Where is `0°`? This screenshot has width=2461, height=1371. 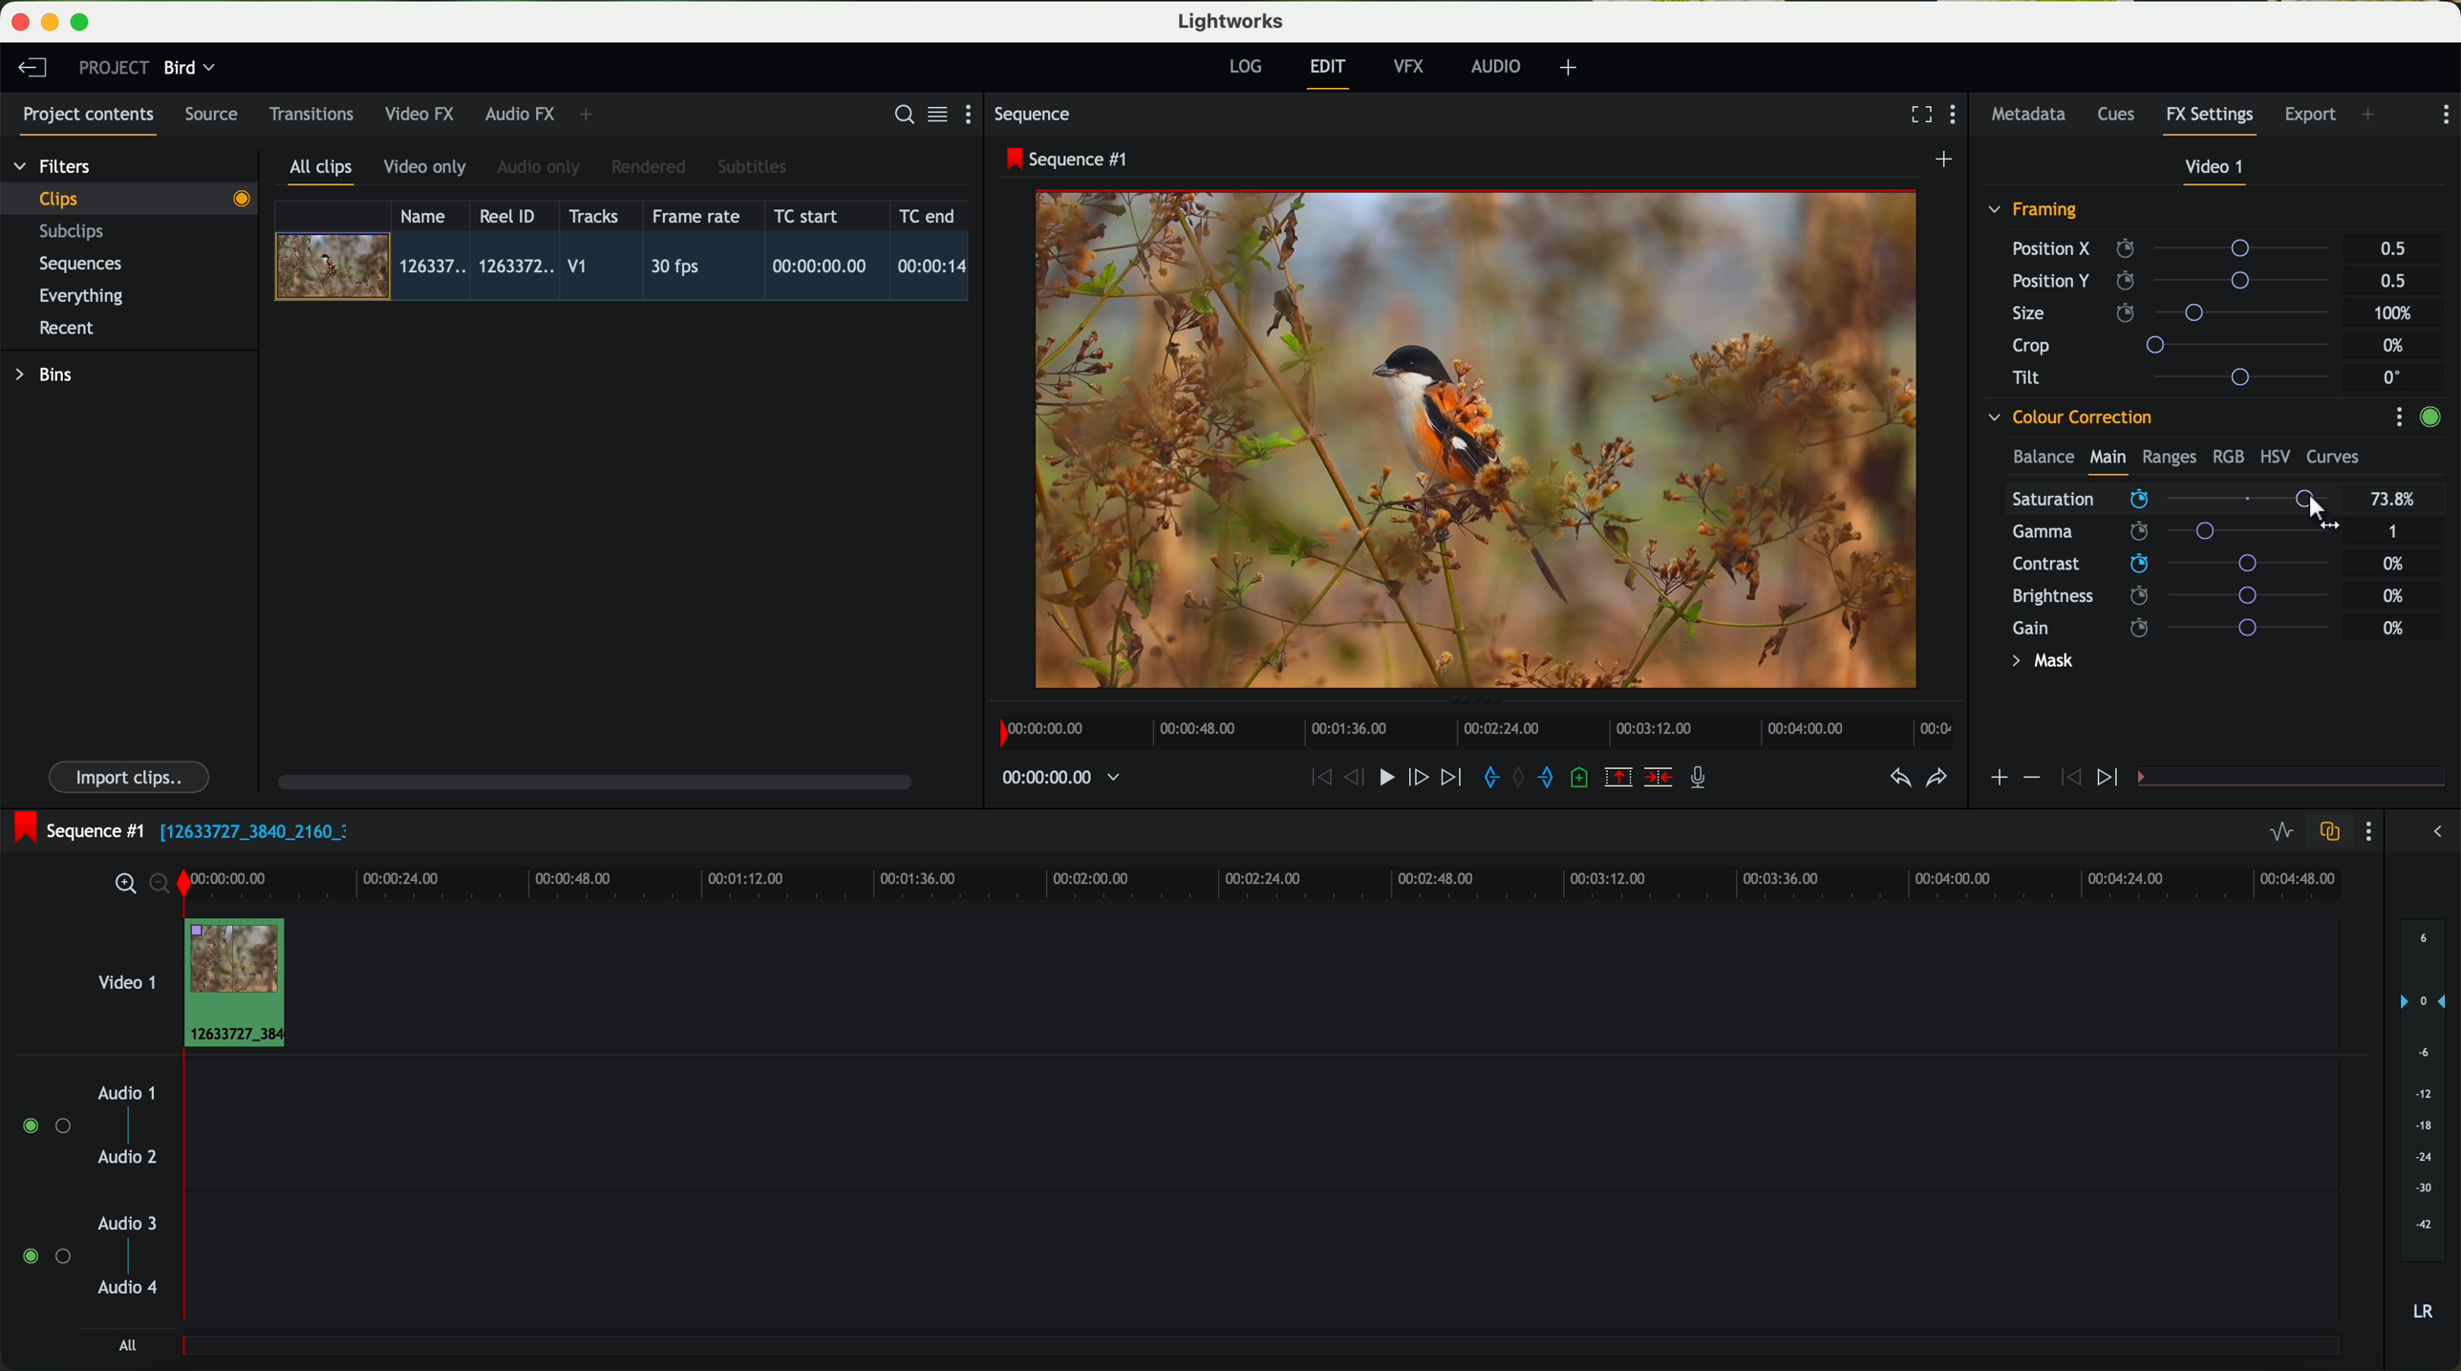 0° is located at coordinates (2393, 376).